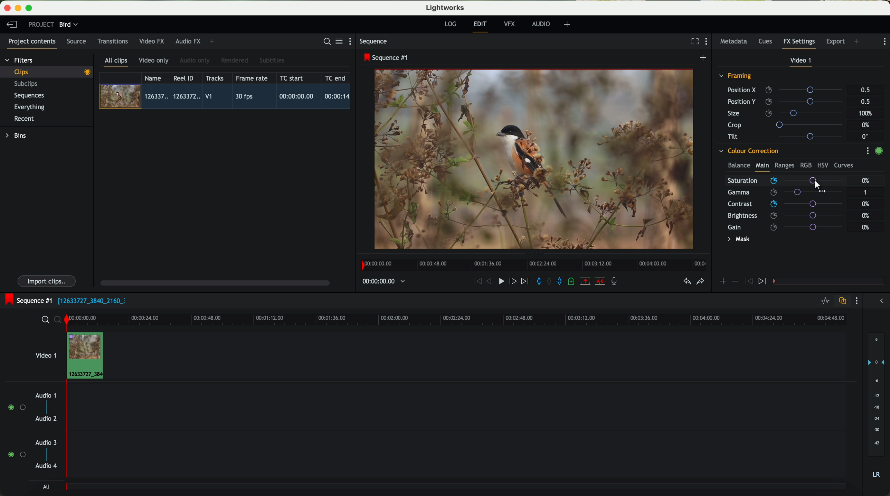  Describe the element at coordinates (76, 42) in the screenshot. I see `source` at that location.